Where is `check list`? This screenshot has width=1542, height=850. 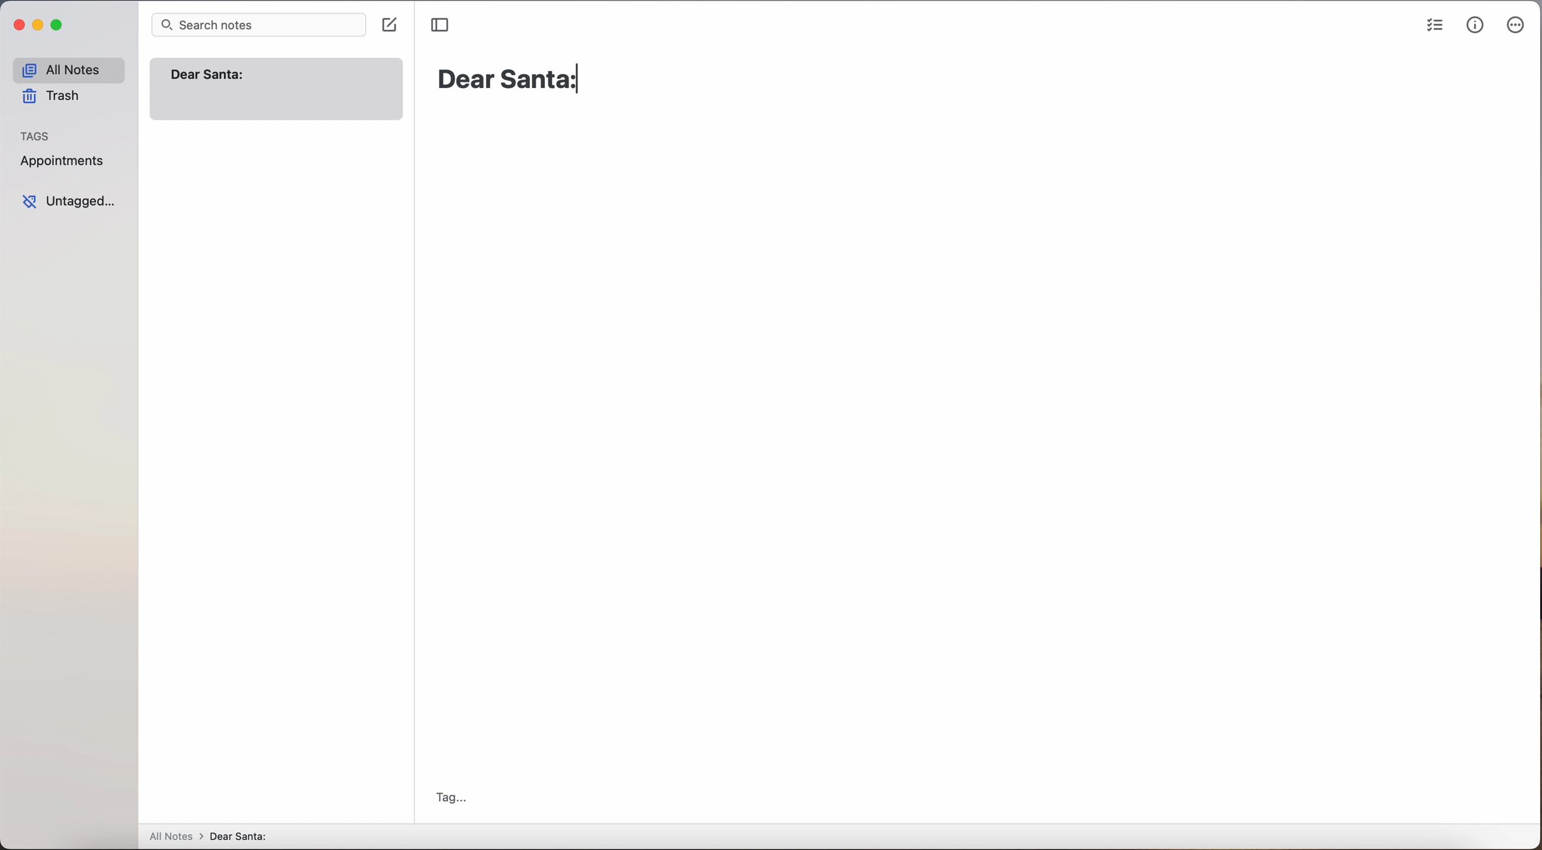 check list is located at coordinates (1435, 26).